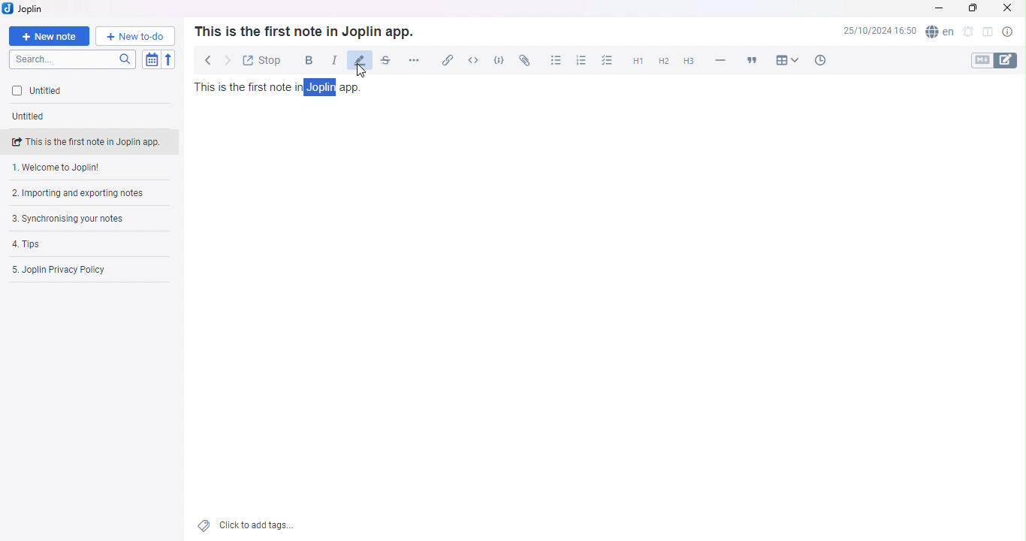 Image resolution: width=1026 pixels, height=541 pixels. What do you see at coordinates (94, 141) in the screenshot?
I see `note` at bounding box center [94, 141].